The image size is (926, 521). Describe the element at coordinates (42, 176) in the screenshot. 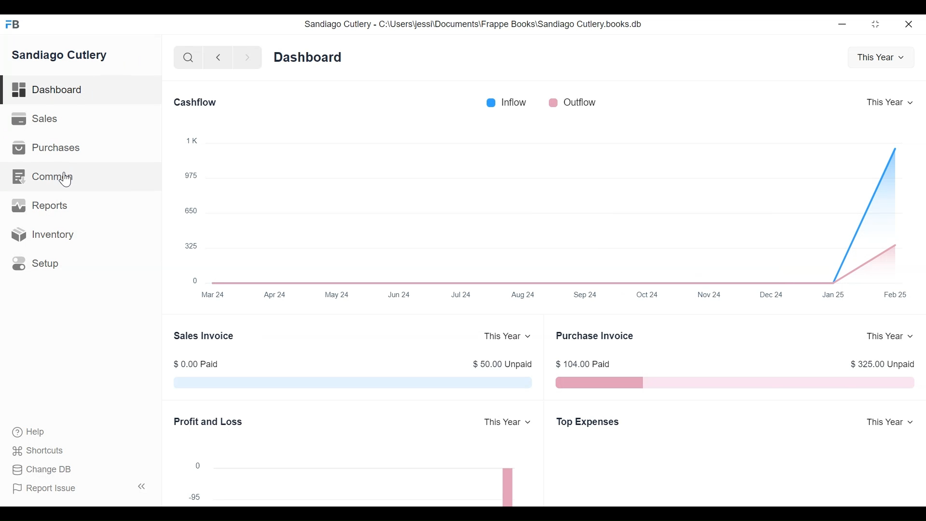

I see `Commons` at that location.